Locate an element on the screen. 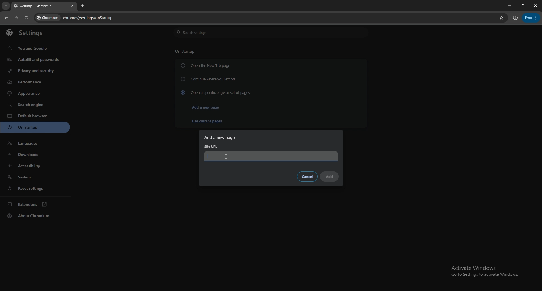 Image resolution: width=542 pixels, height=291 pixels. search engine is located at coordinates (35, 104).